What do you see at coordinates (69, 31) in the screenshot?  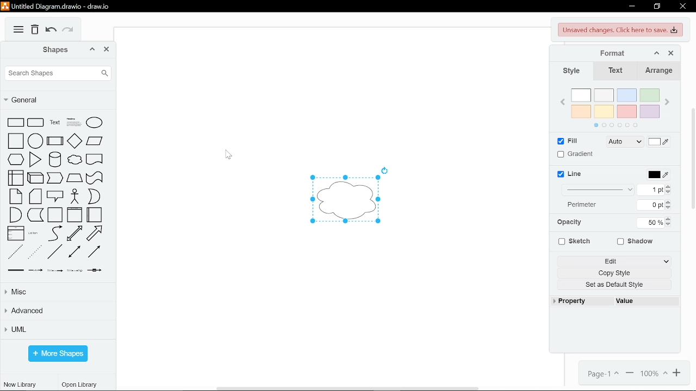 I see `redo` at bounding box center [69, 31].